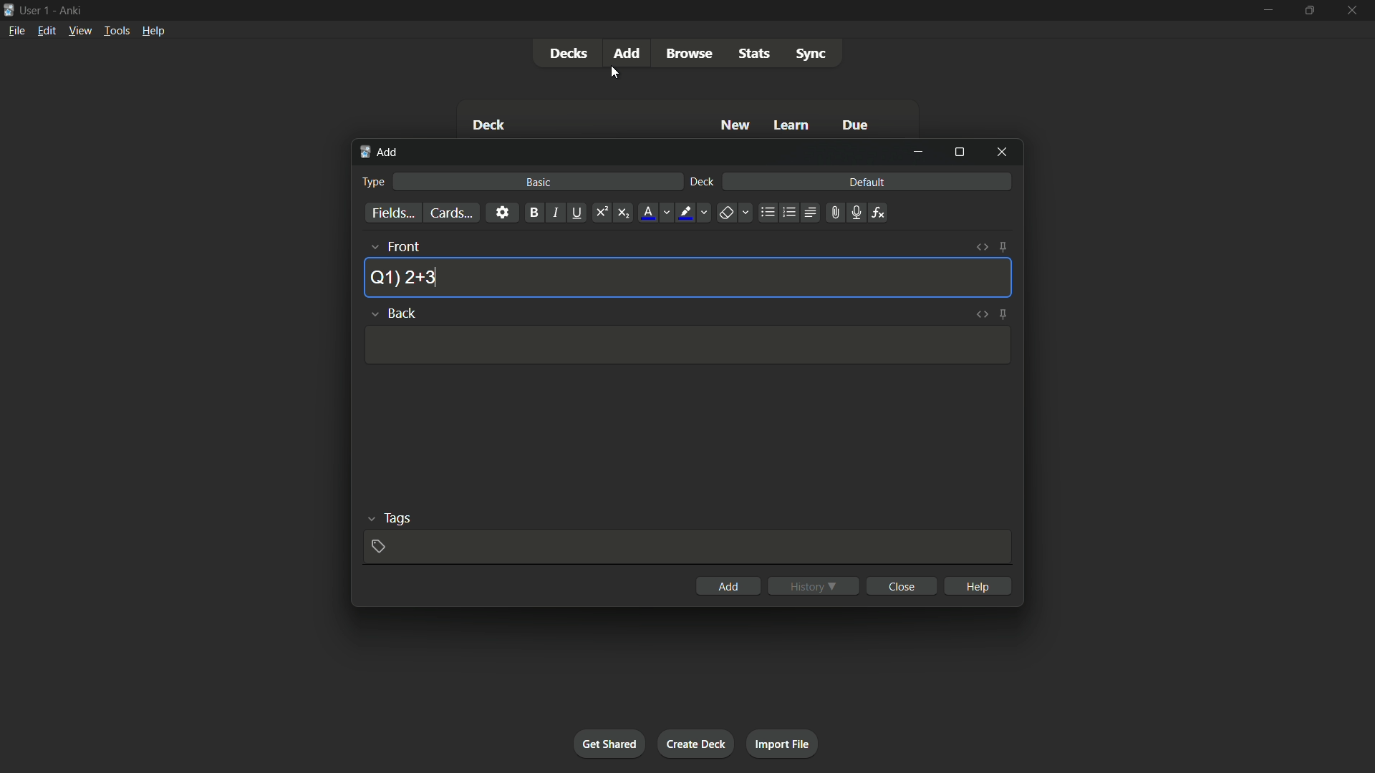  Describe the element at coordinates (856, 127) in the screenshot. I see `due` at that location.